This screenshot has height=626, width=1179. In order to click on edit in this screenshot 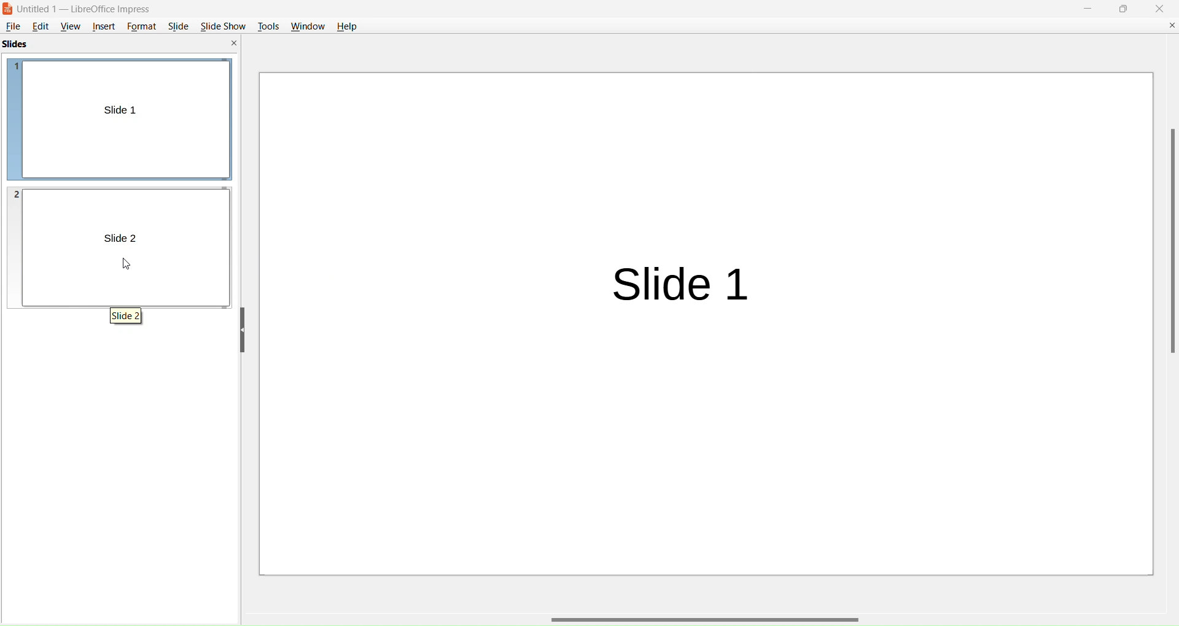, I will do `click(43, 27)`.